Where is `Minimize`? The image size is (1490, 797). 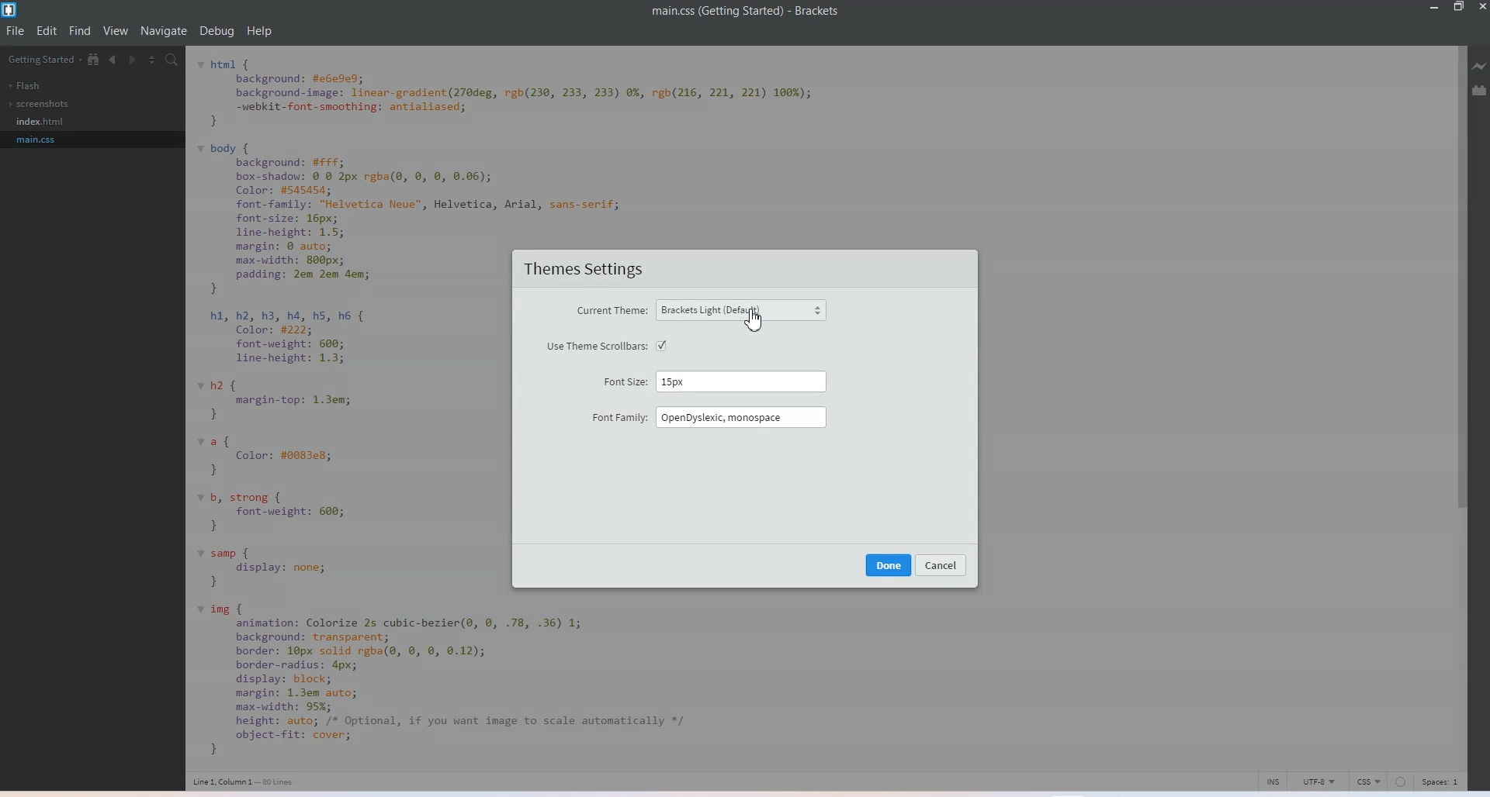 Minimize is located at coordinates (1432, 8).